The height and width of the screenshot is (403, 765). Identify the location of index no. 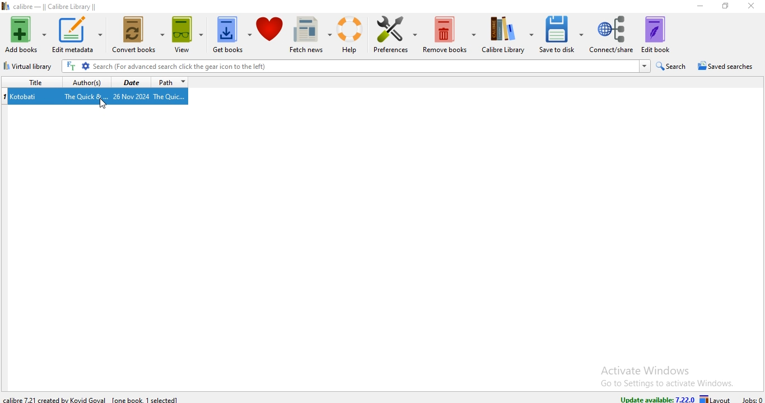
(5, 96).